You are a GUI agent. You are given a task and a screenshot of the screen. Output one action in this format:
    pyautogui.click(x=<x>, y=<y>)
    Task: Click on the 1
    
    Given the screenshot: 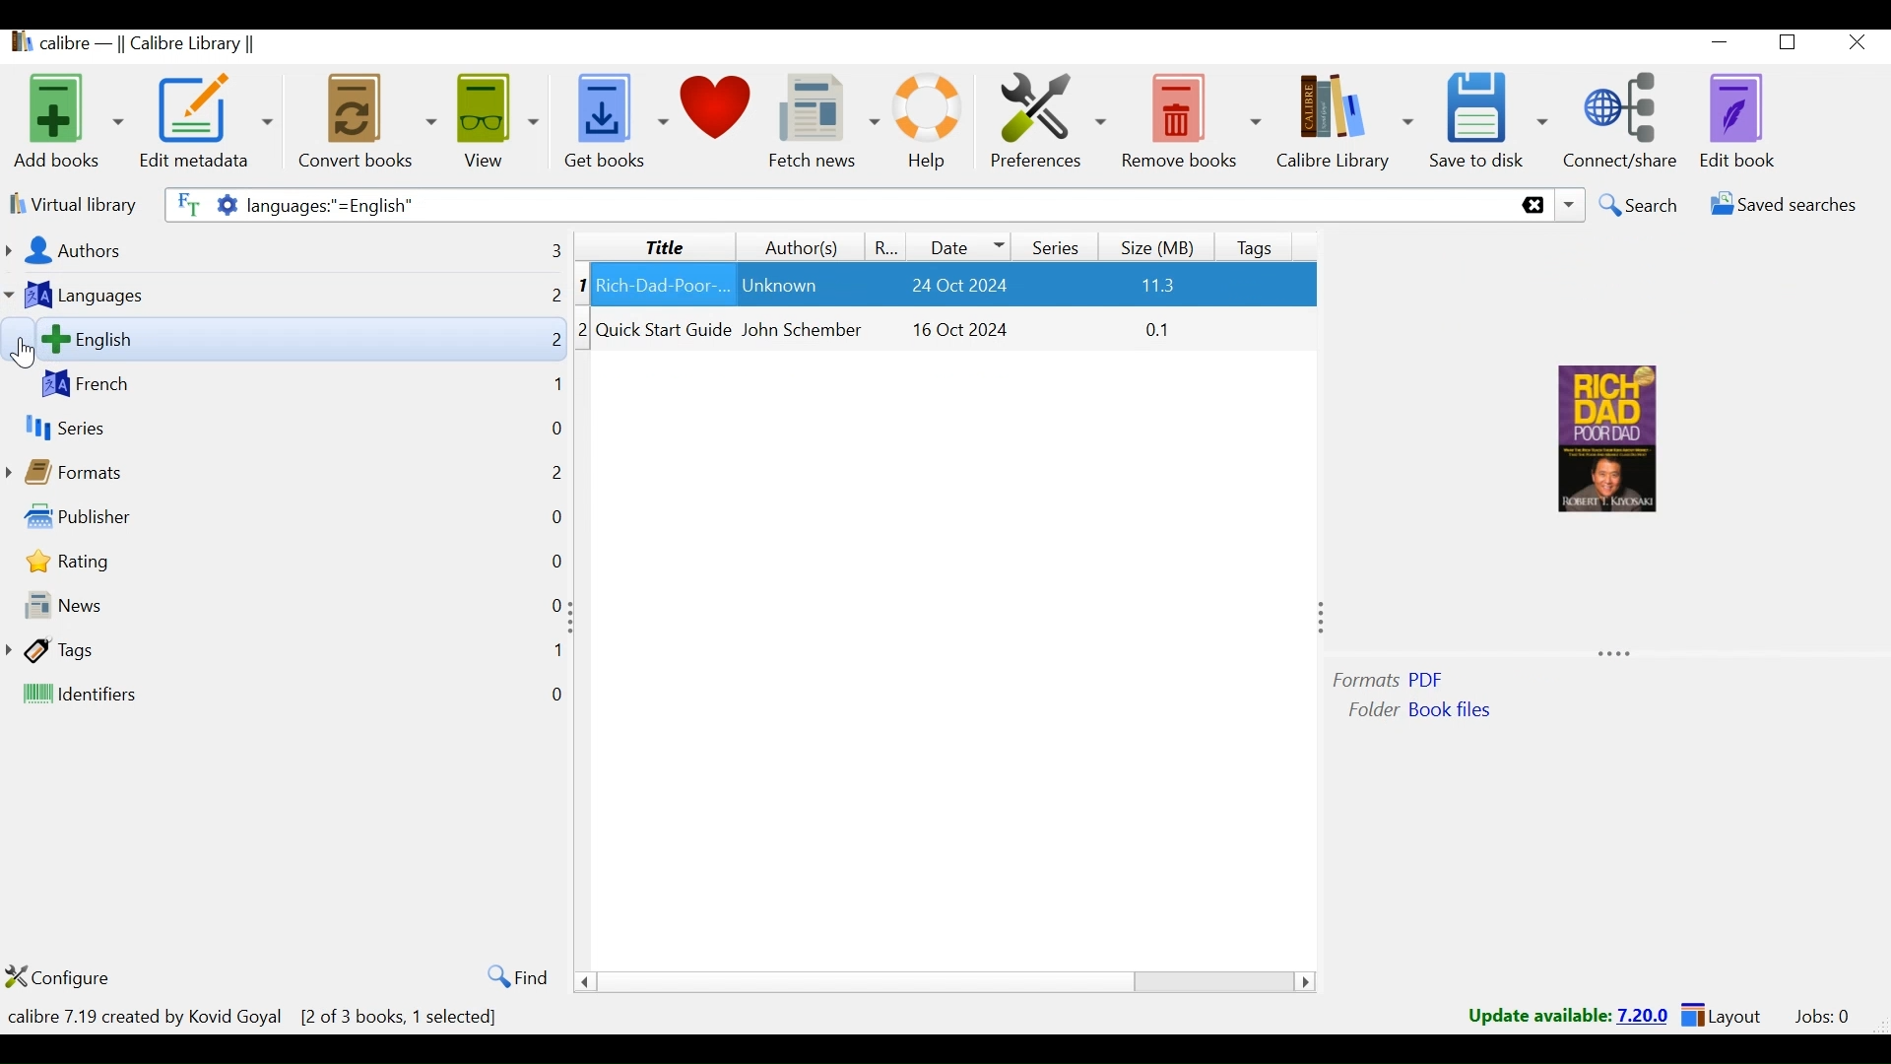 What is the action you would take?
    pyautogui.click(x=554, y=652)
    